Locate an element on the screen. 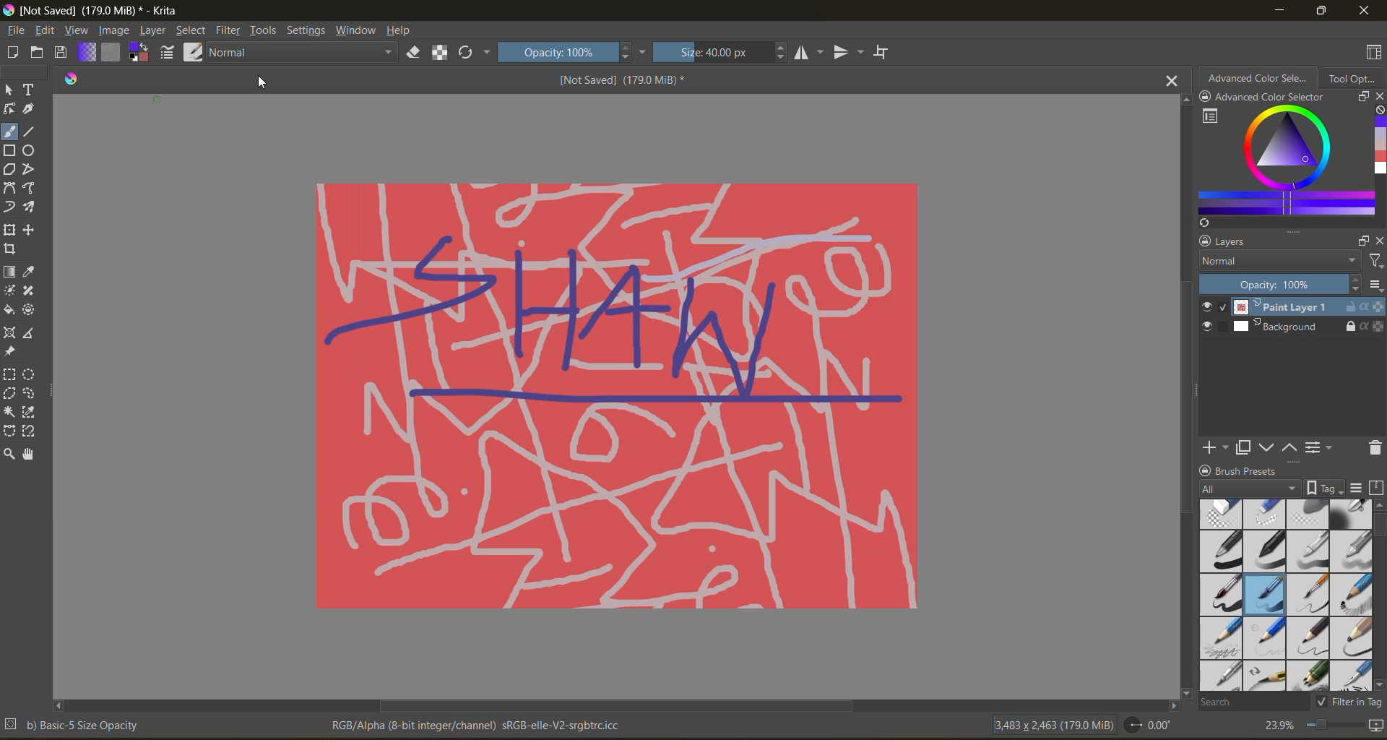 The image size is (1387, 740). file is located at coordinates (16, 30).